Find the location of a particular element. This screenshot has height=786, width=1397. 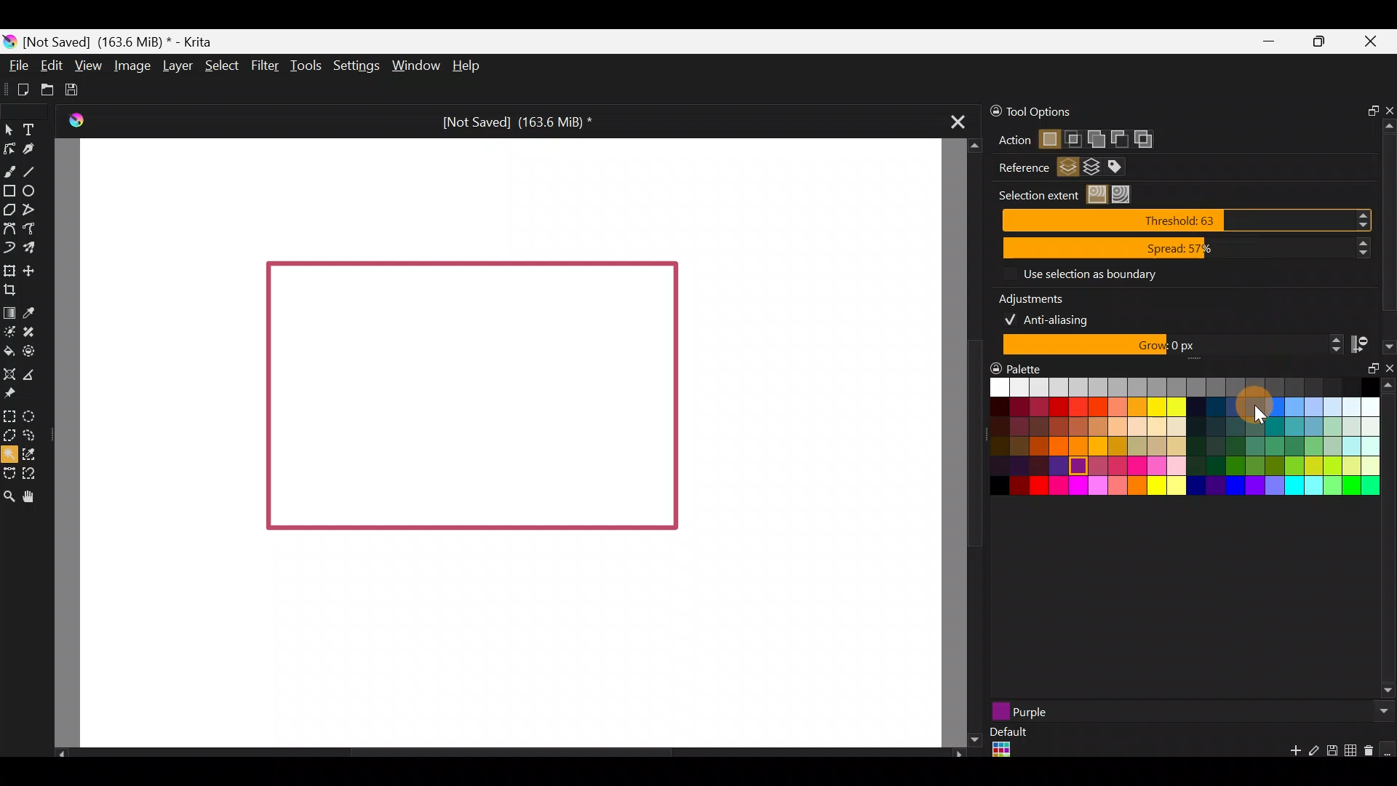

Tools is located at coordinates (303, 68).